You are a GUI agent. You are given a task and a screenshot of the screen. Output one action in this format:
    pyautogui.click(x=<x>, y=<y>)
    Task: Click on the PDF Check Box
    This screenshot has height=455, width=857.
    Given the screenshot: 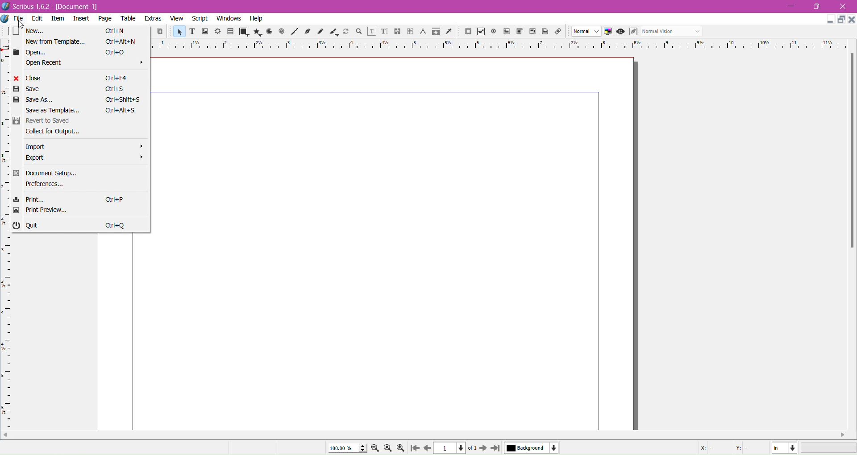 What is the action you would take?
    pyautogui.click(x=481, y=31)
    